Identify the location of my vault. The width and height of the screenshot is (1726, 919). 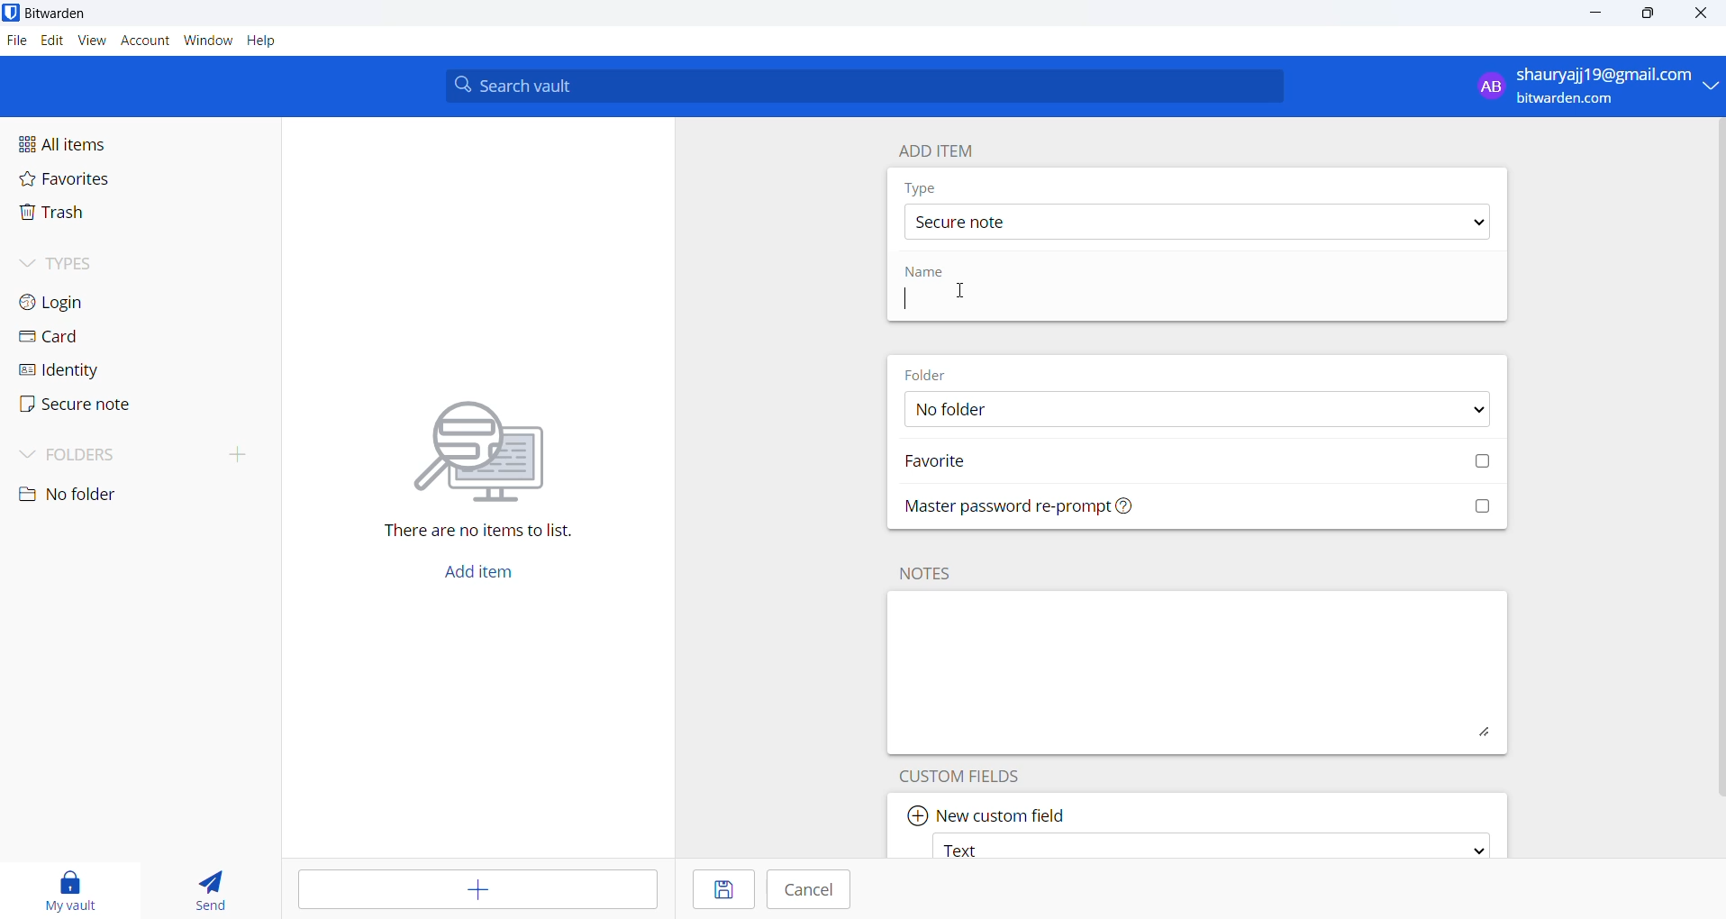
(77, 887).